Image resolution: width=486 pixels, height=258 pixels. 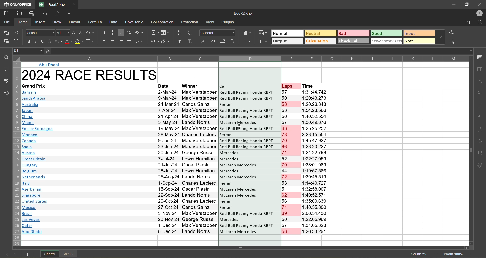 I want to click on check cell, so click(x=353, y=41).